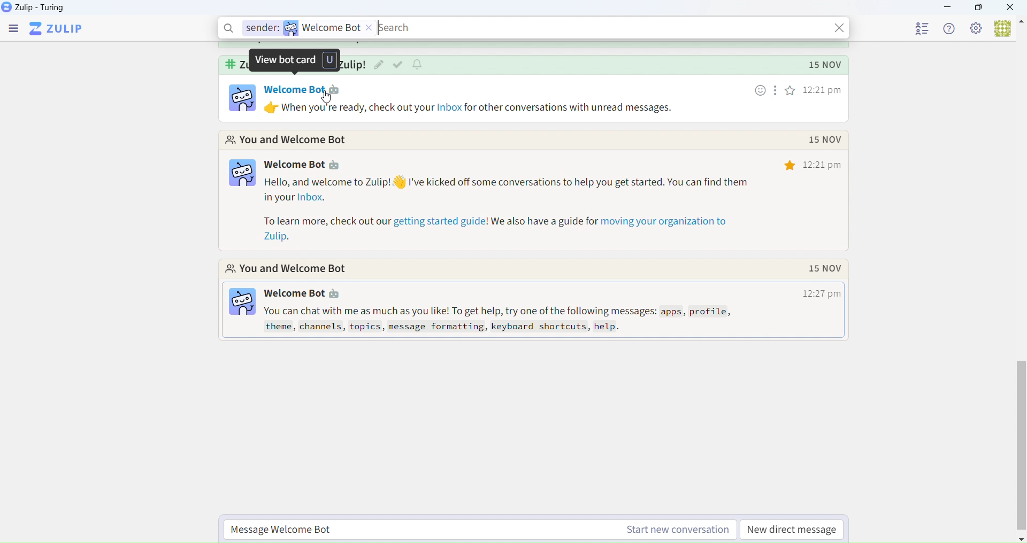 This screenshot has width=1027, height=543. I want to click on Settings, so click(977, 29).